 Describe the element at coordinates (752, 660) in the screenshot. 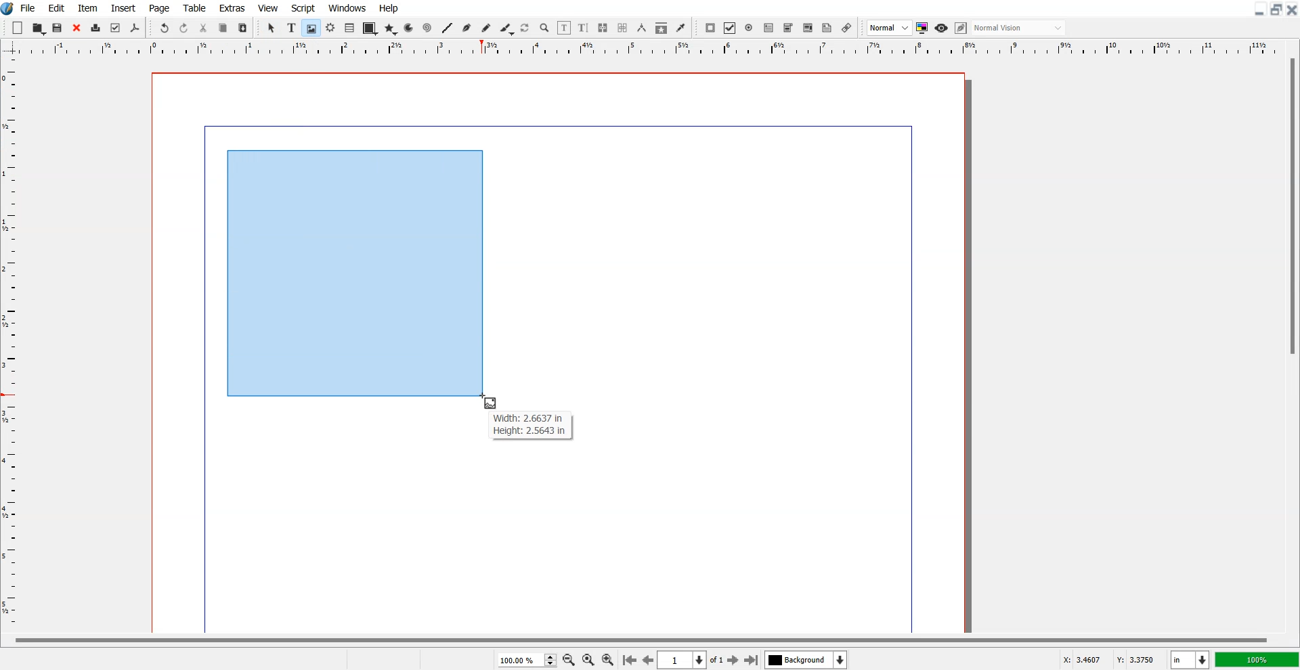

I see `Go to last Page` at that location.